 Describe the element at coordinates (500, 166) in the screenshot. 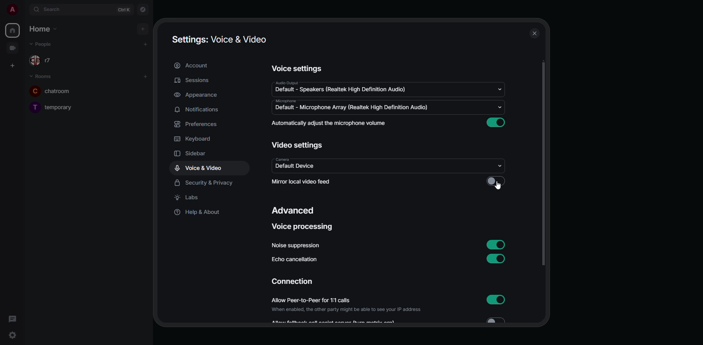

I see `drop down` at that location.